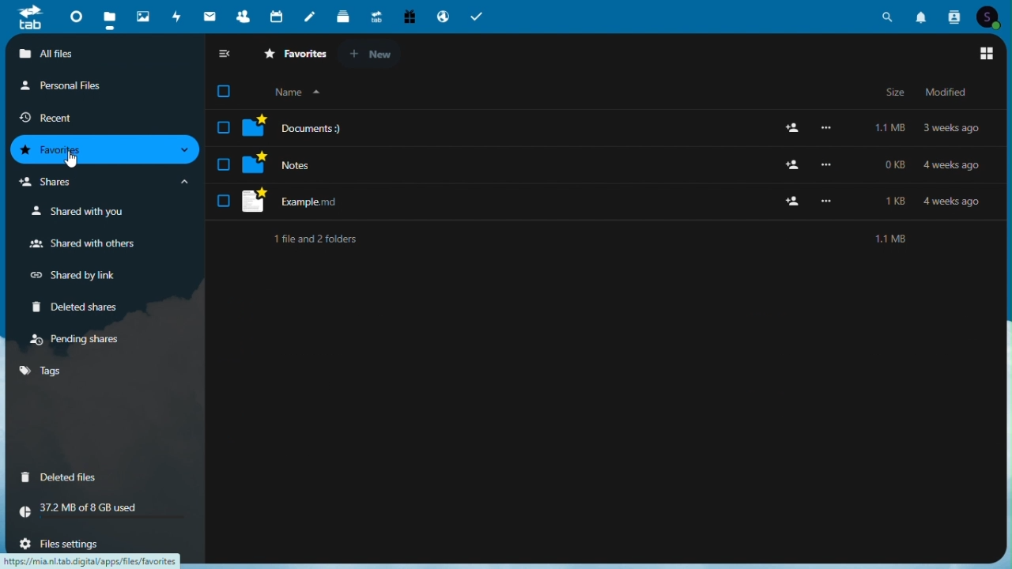 This screenshot has width=1012, height=569. What do you see at coordinates (93, 561) in the screenshot?
I see `URL` at bounding box center [93, 561].